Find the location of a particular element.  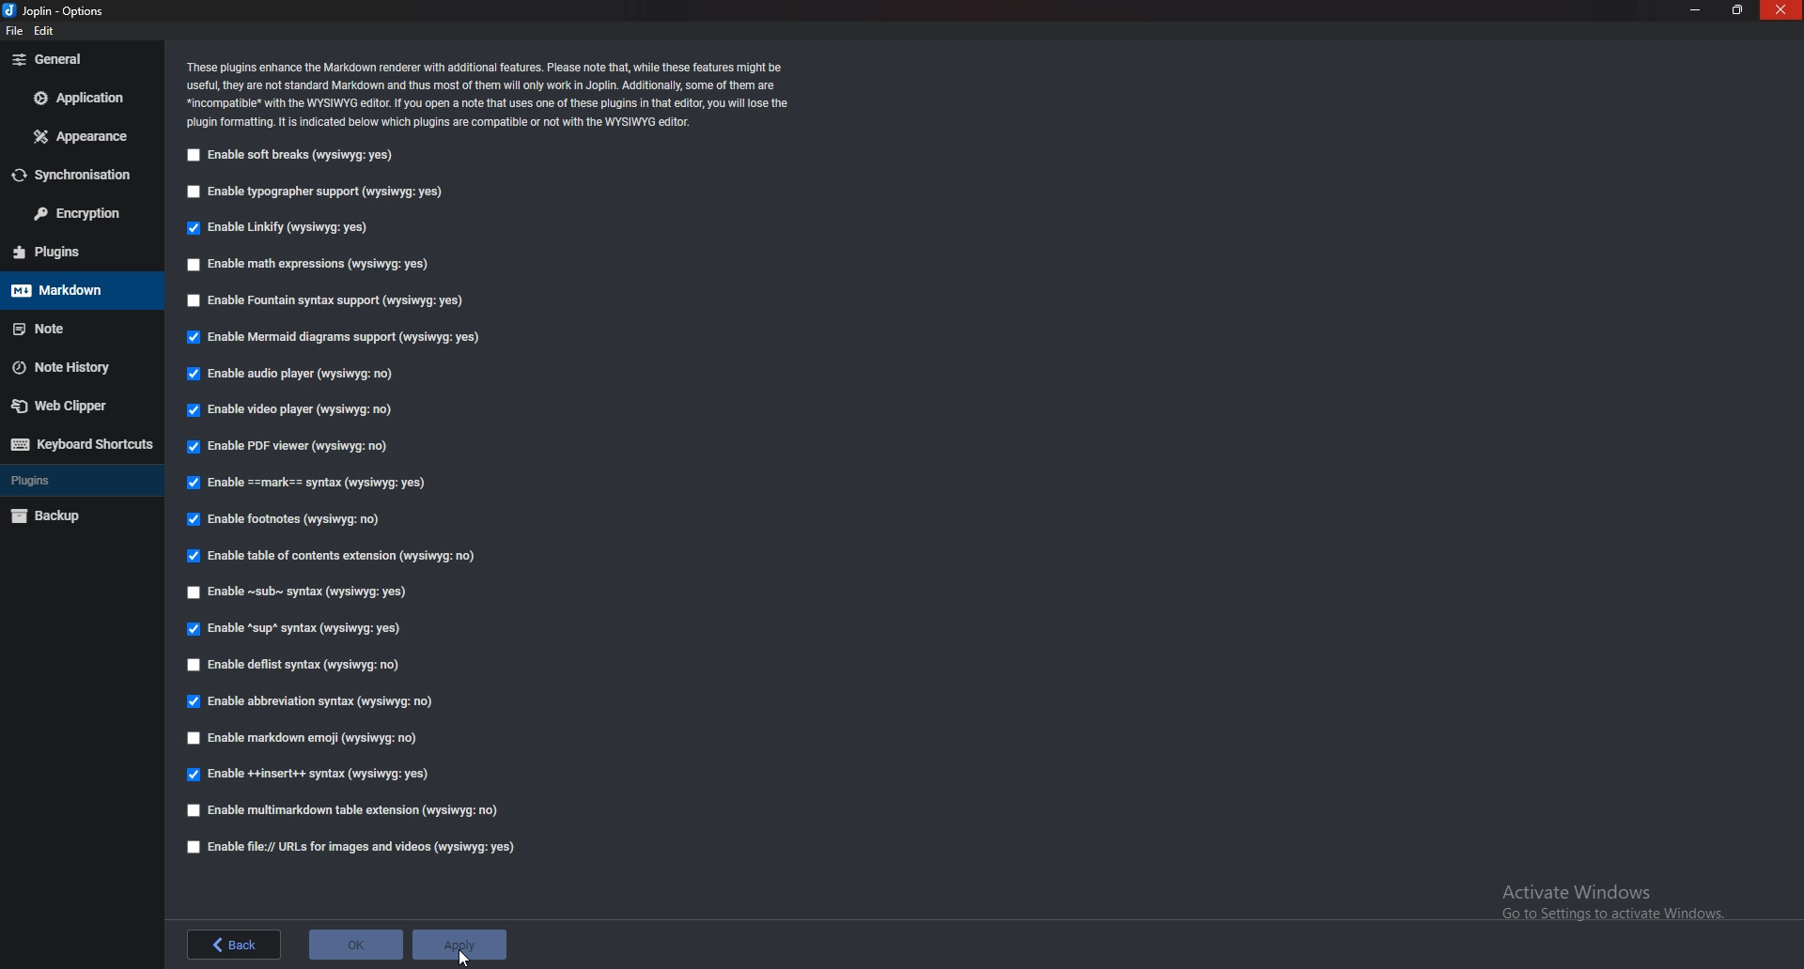

general is located at coordinates (77, 60).